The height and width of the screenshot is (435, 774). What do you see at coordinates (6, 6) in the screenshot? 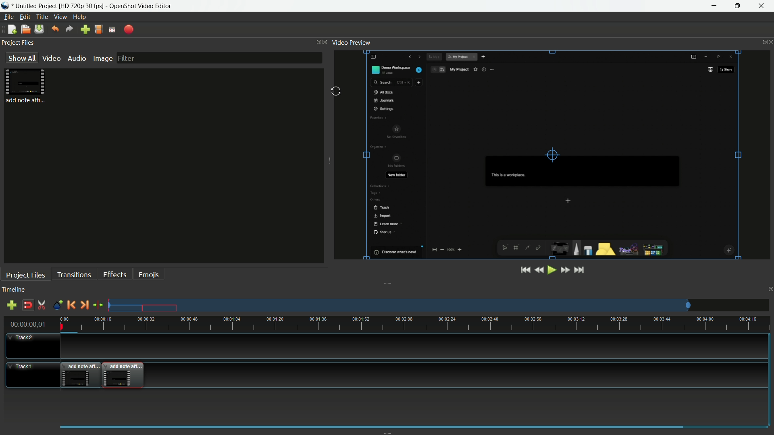
I see `app icon` at bounding box center [6, 6].